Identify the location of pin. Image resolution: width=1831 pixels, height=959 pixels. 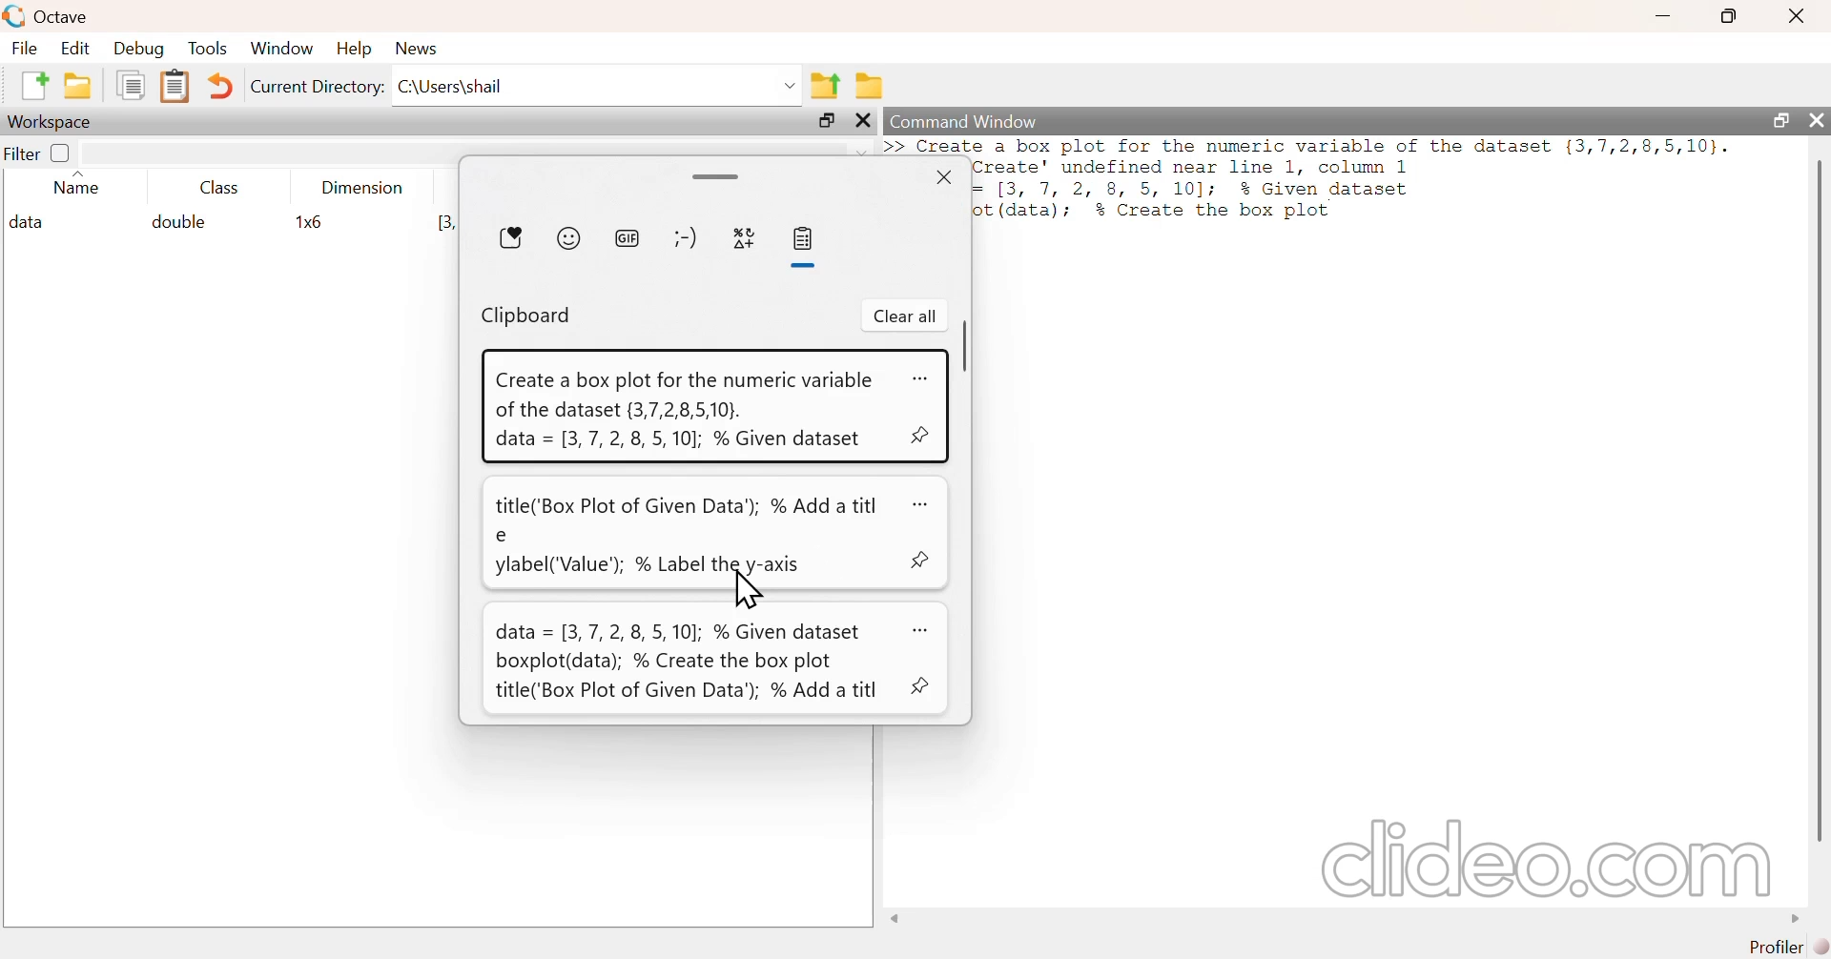
(923, 563).